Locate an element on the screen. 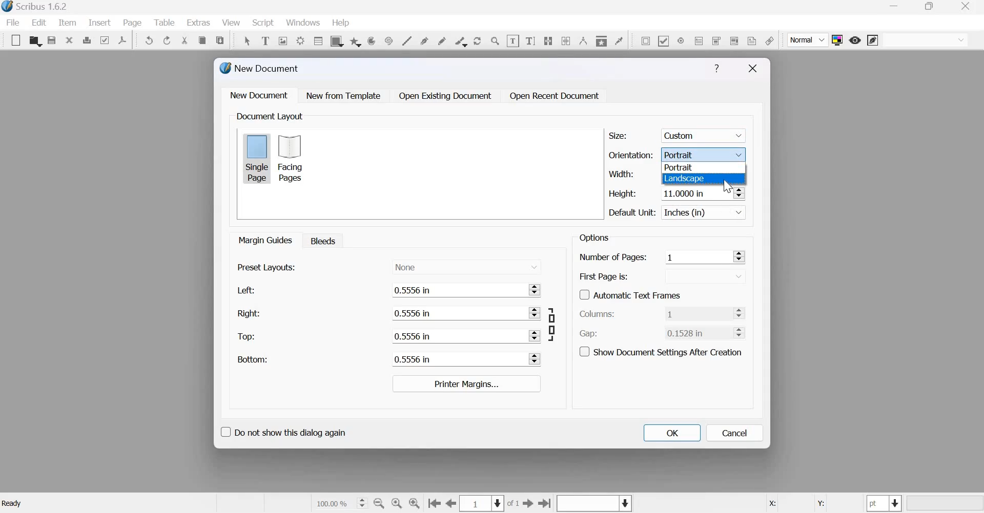  Increase and Decrease is located at coordinates (535, 359).